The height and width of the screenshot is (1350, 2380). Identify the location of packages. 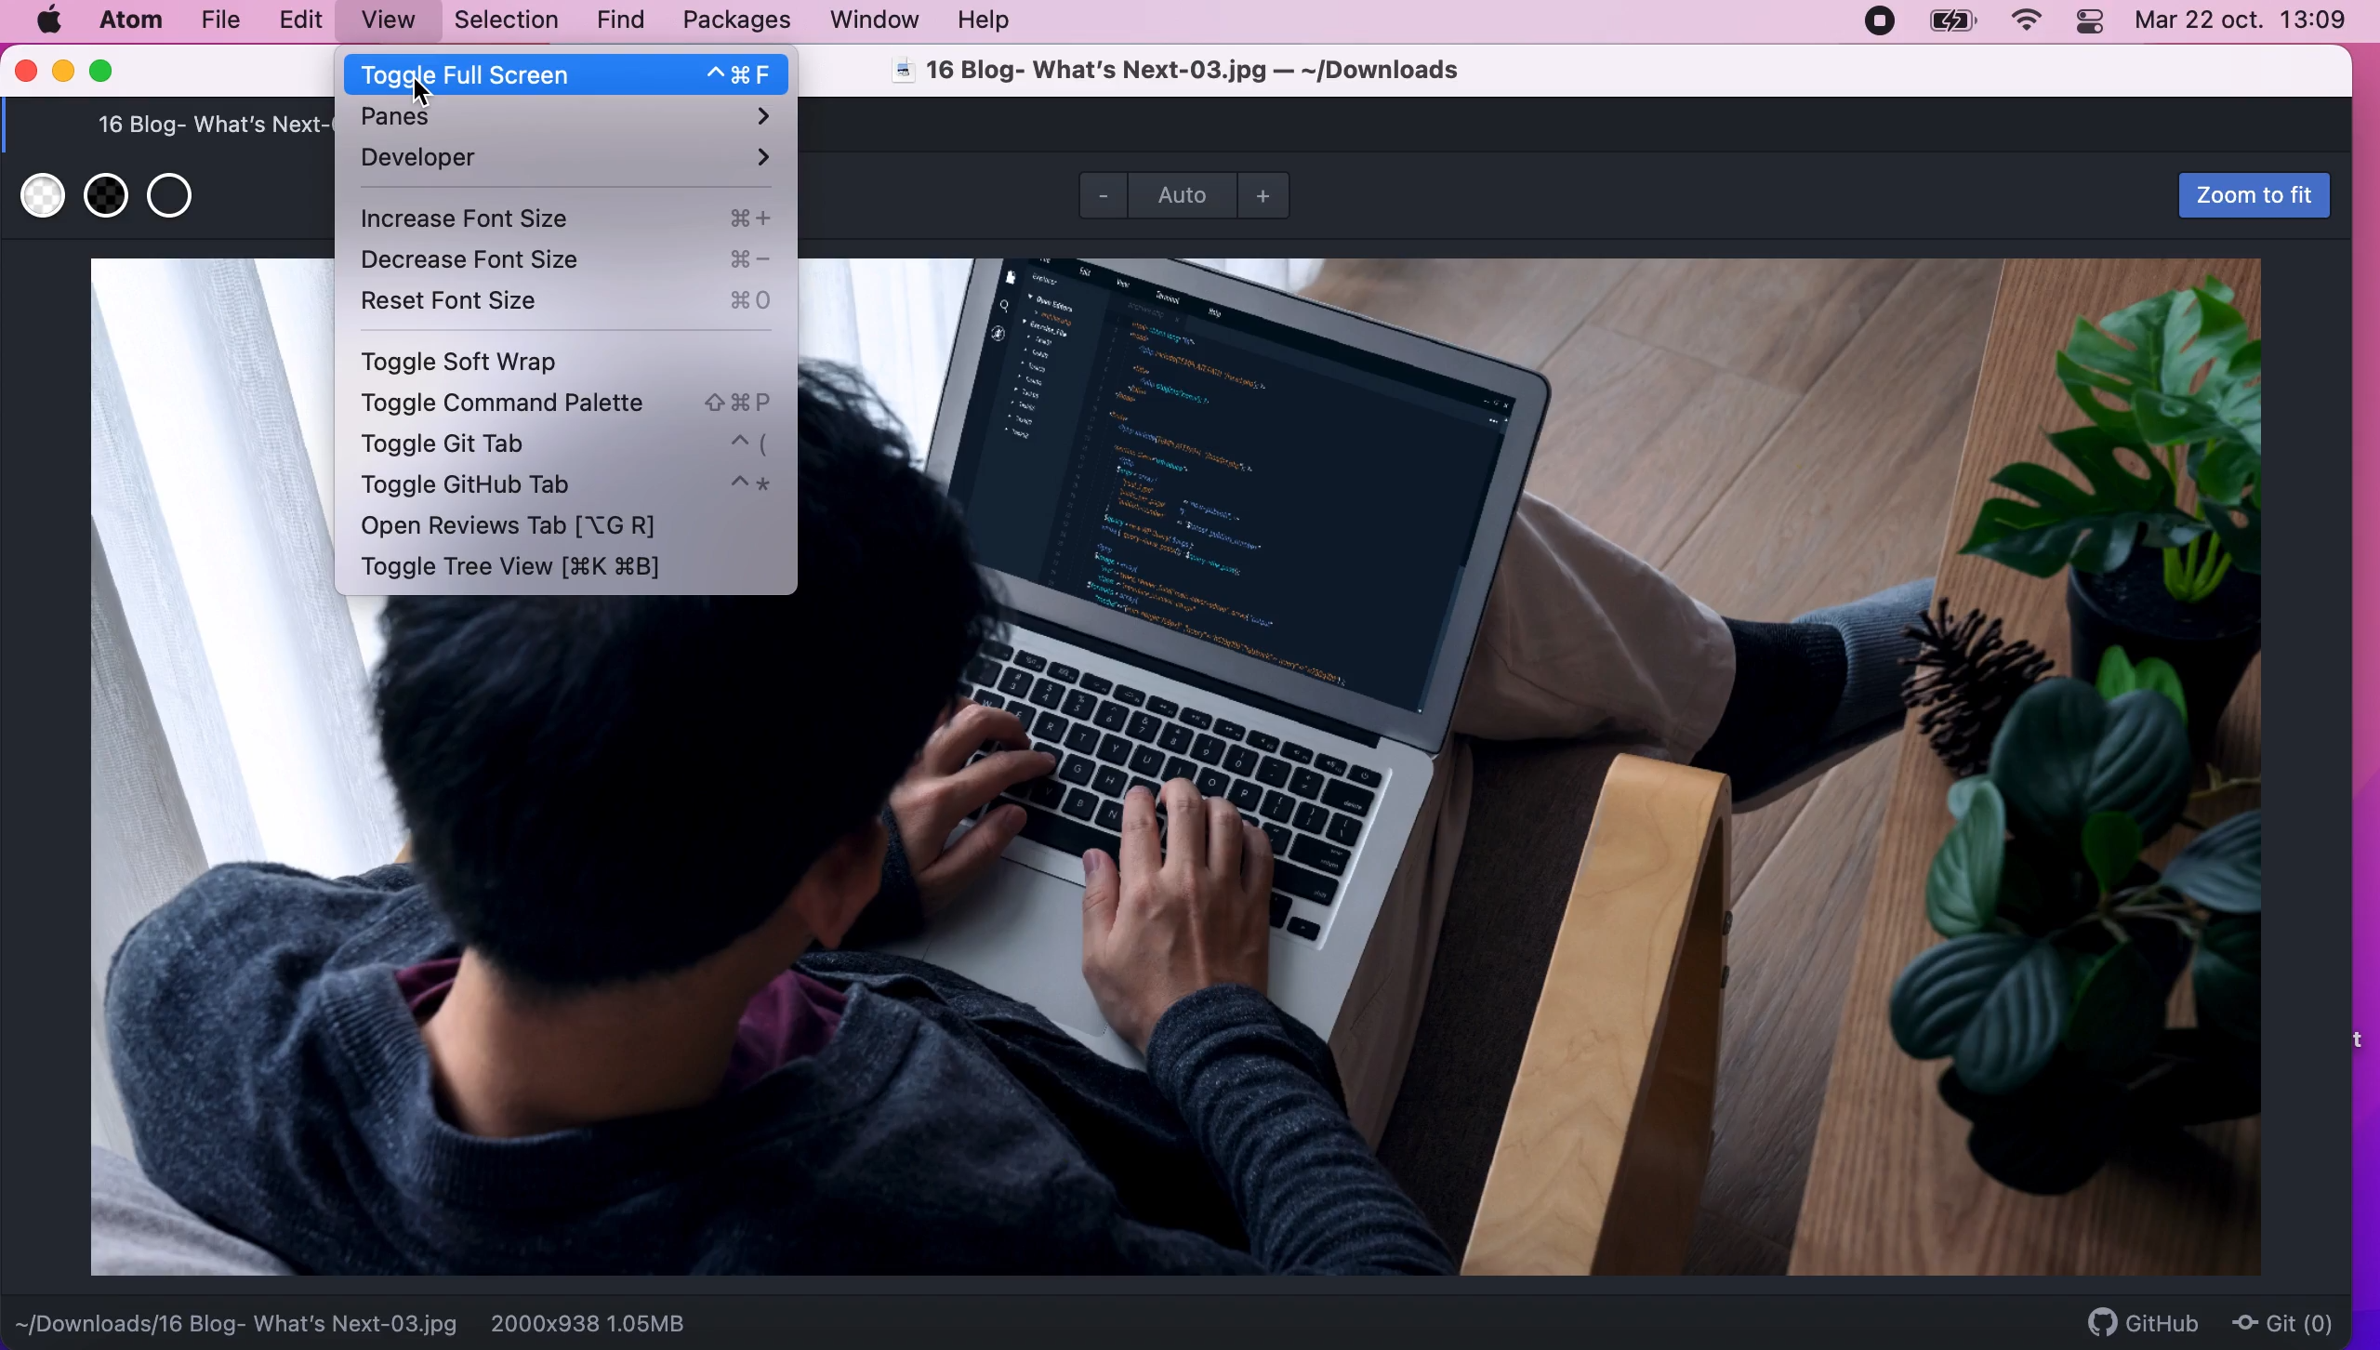
(744, 23).